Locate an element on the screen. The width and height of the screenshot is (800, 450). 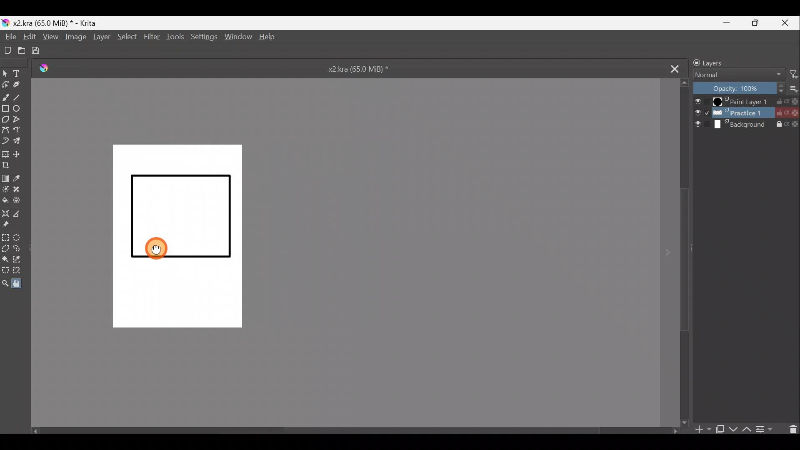
Normal Blending mode is located at coordinates (735, 75).